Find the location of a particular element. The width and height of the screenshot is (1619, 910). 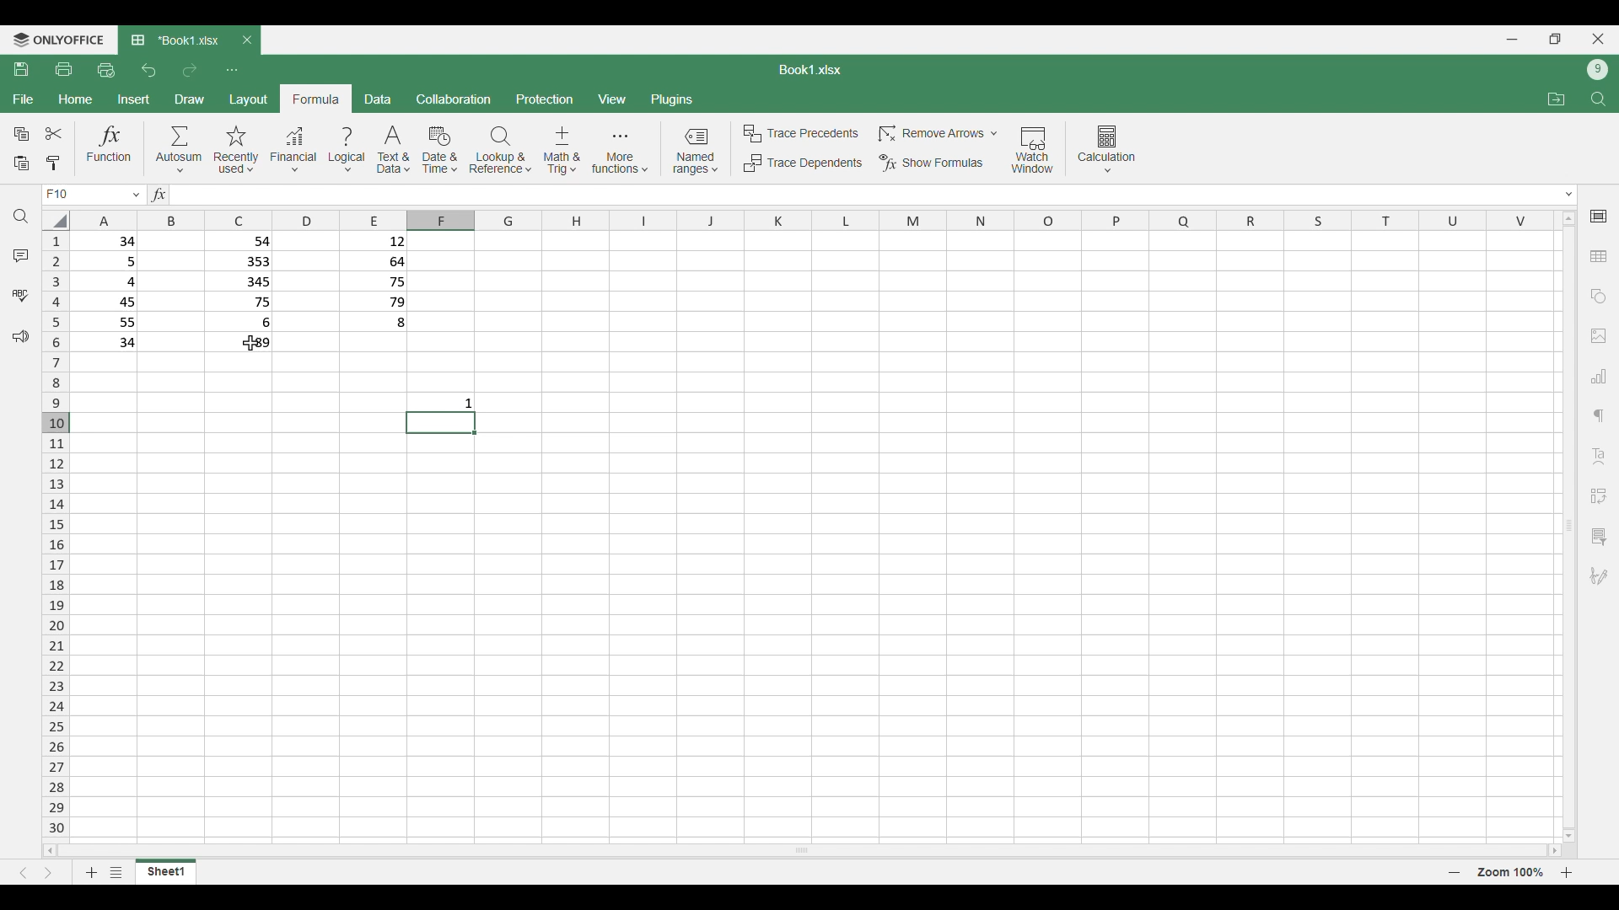

Plugins menu is located at coordinates (672, 99).